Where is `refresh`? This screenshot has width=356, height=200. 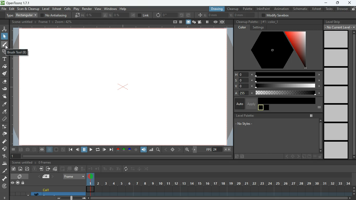 refresh is located at coordinates (127, 169).